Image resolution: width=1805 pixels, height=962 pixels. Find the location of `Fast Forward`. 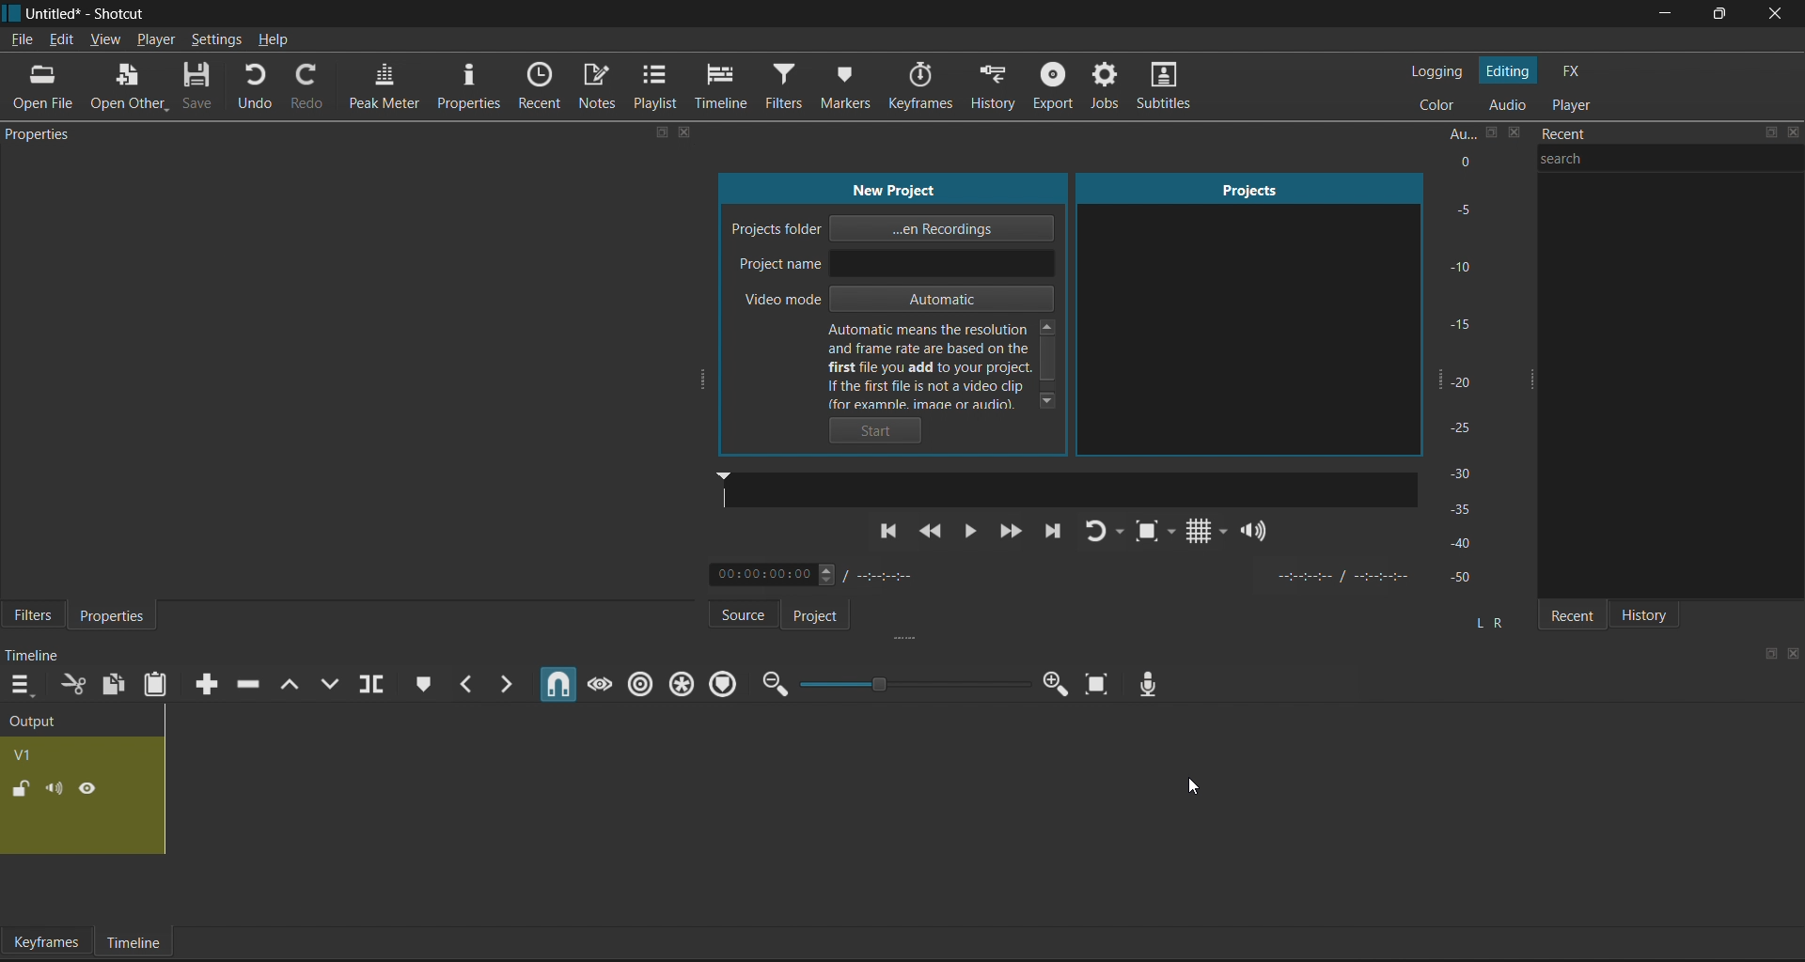

Fast Forward is located at coordinates (1009, 531).